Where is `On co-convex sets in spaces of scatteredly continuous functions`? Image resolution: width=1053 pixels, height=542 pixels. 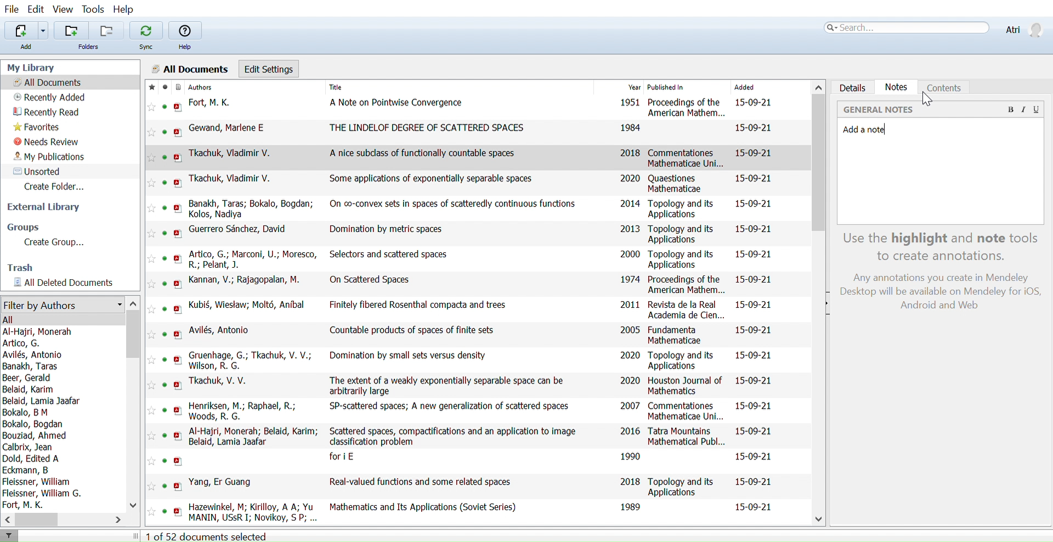 On co-convex sets in spaces of scatteredly continuous functions is located at coordinates (452, 203).